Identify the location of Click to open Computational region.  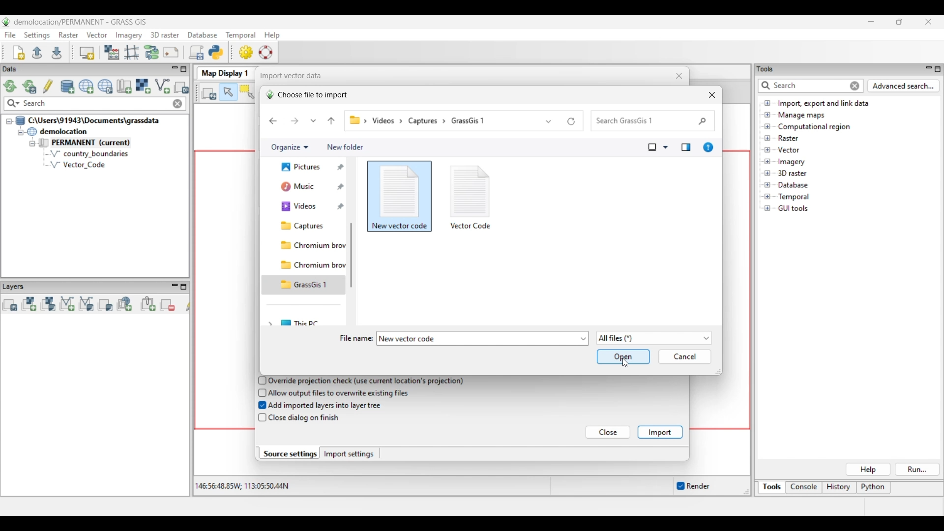
(767, 126).